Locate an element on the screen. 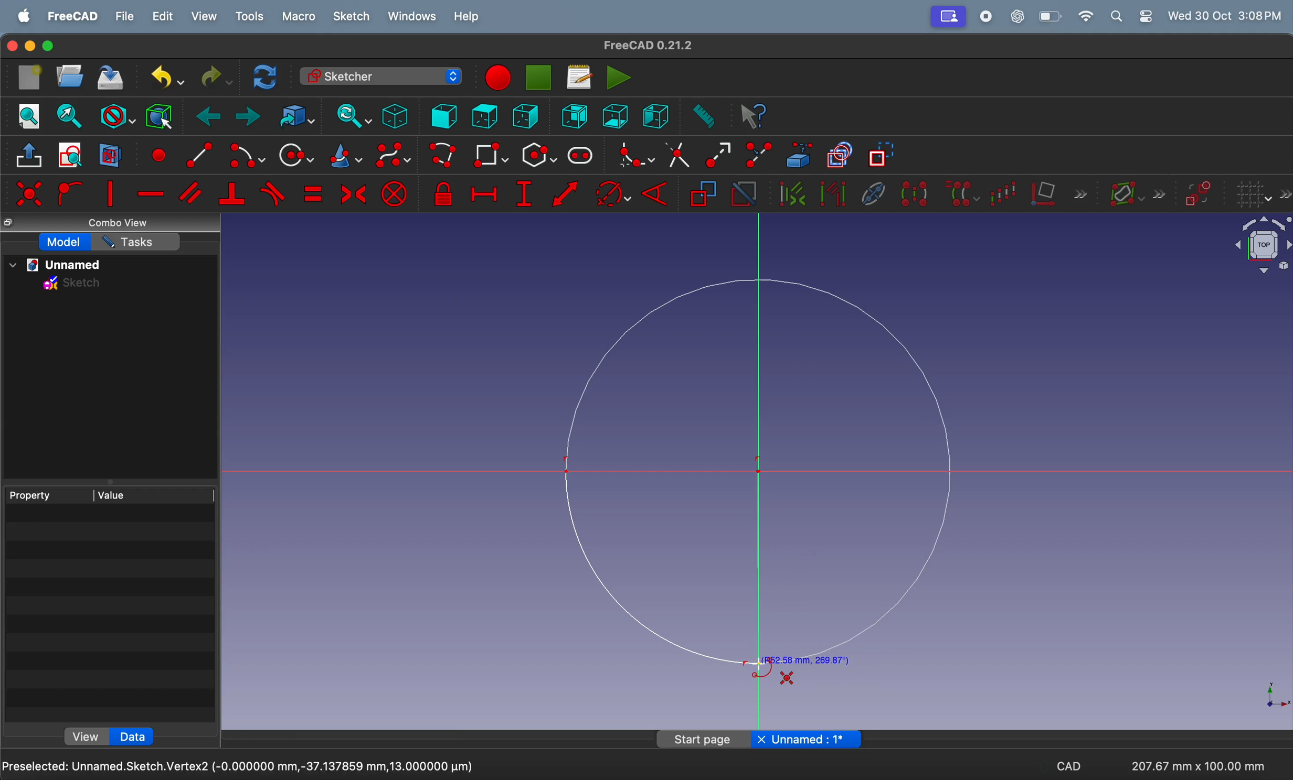  bottom view is located at coordinates (617, 115).